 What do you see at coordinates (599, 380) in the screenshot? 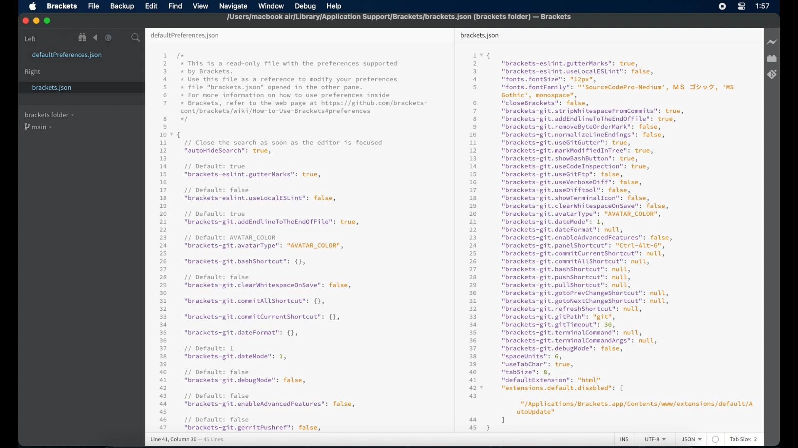
I see `I beam cursor` at bounding box center [599, 380].